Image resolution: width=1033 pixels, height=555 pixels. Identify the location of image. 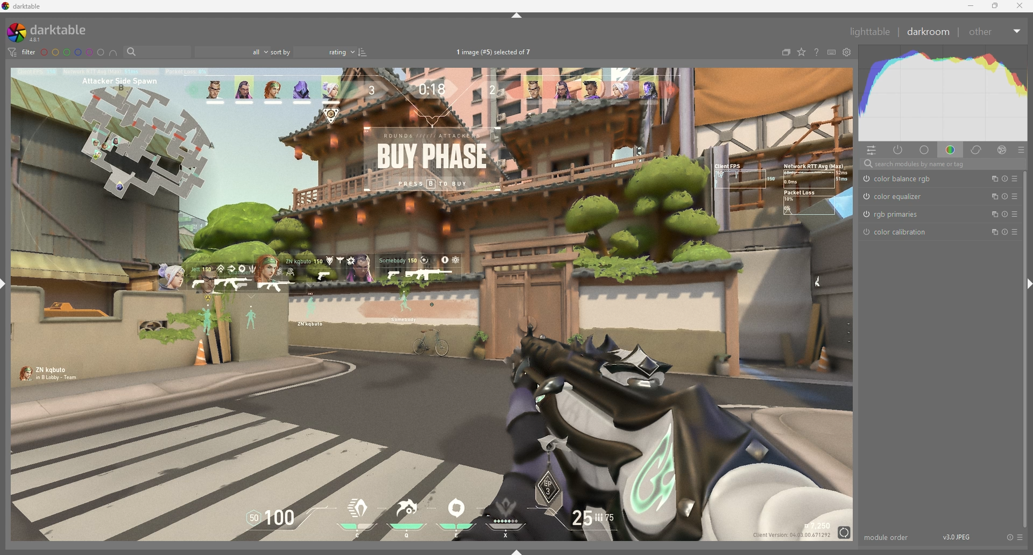
(431, 305).